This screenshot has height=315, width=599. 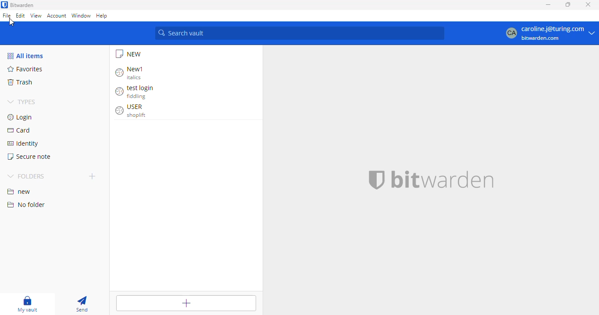 What do you see at coordinates (22, 5) in the screenshot?
I see `bitwarden` at bounding box center [22, 5].